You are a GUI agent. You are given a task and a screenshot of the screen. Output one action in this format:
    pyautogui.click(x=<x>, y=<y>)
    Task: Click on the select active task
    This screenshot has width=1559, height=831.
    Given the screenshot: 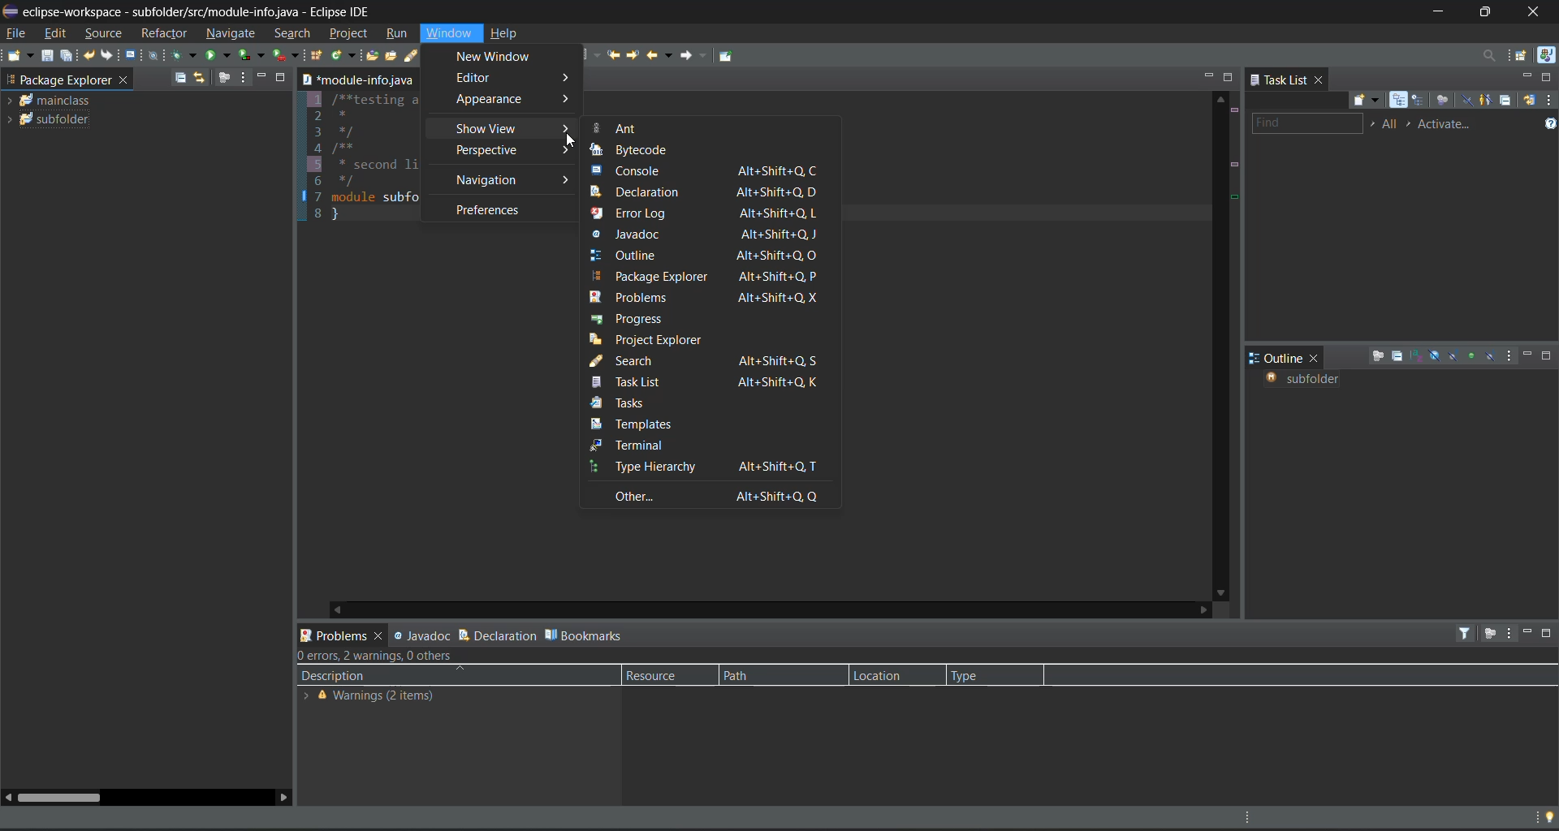 What is the action you would take?
    pyautogui.click(x=1411, y=125)
    